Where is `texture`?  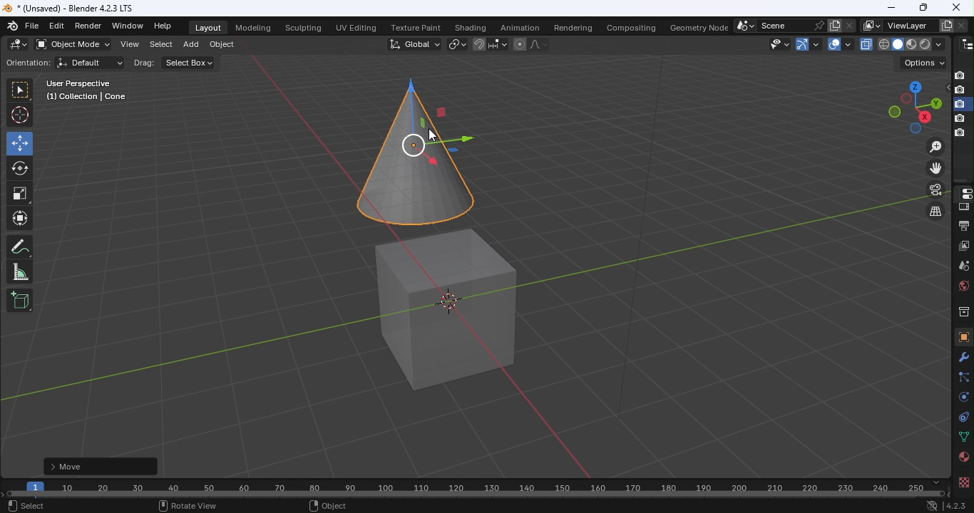
texture is located at coordinates (963, 482).